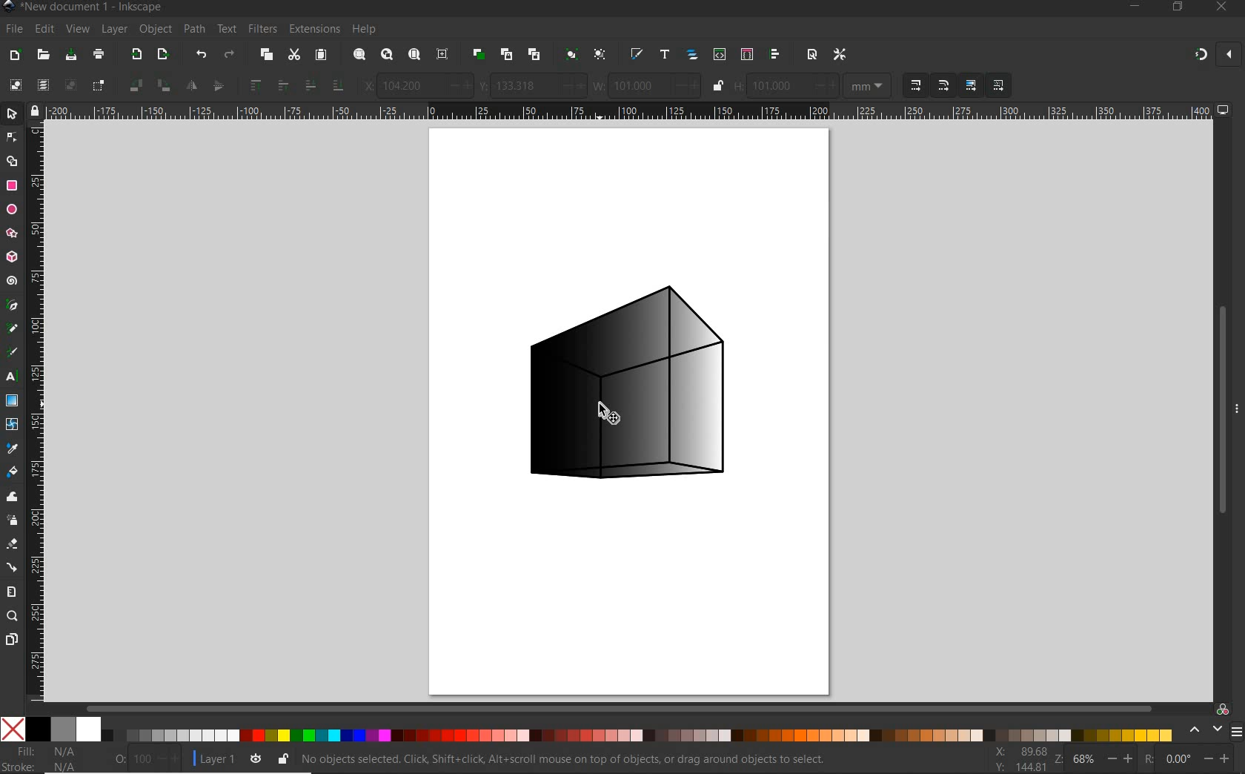  What do you see at coordinates (313, 30) in the screenshot?
I see `EXTENSIONS` at bounding box center [313, 30].